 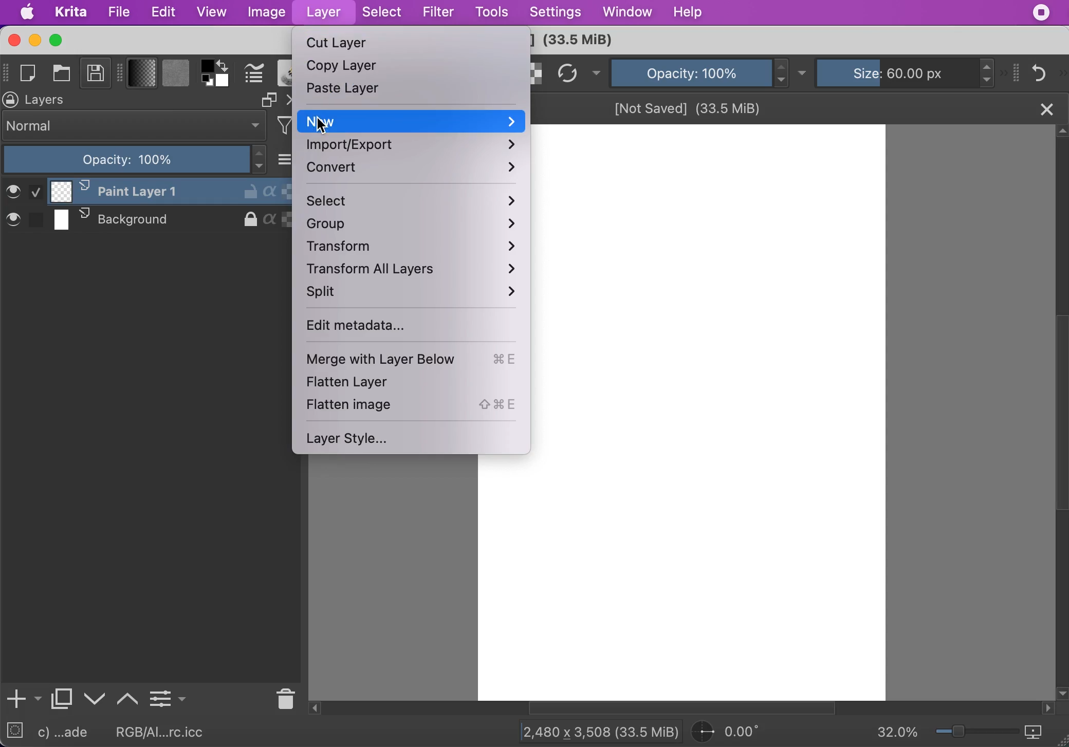 I want to click on create a new document, so click(x=31, y=73).